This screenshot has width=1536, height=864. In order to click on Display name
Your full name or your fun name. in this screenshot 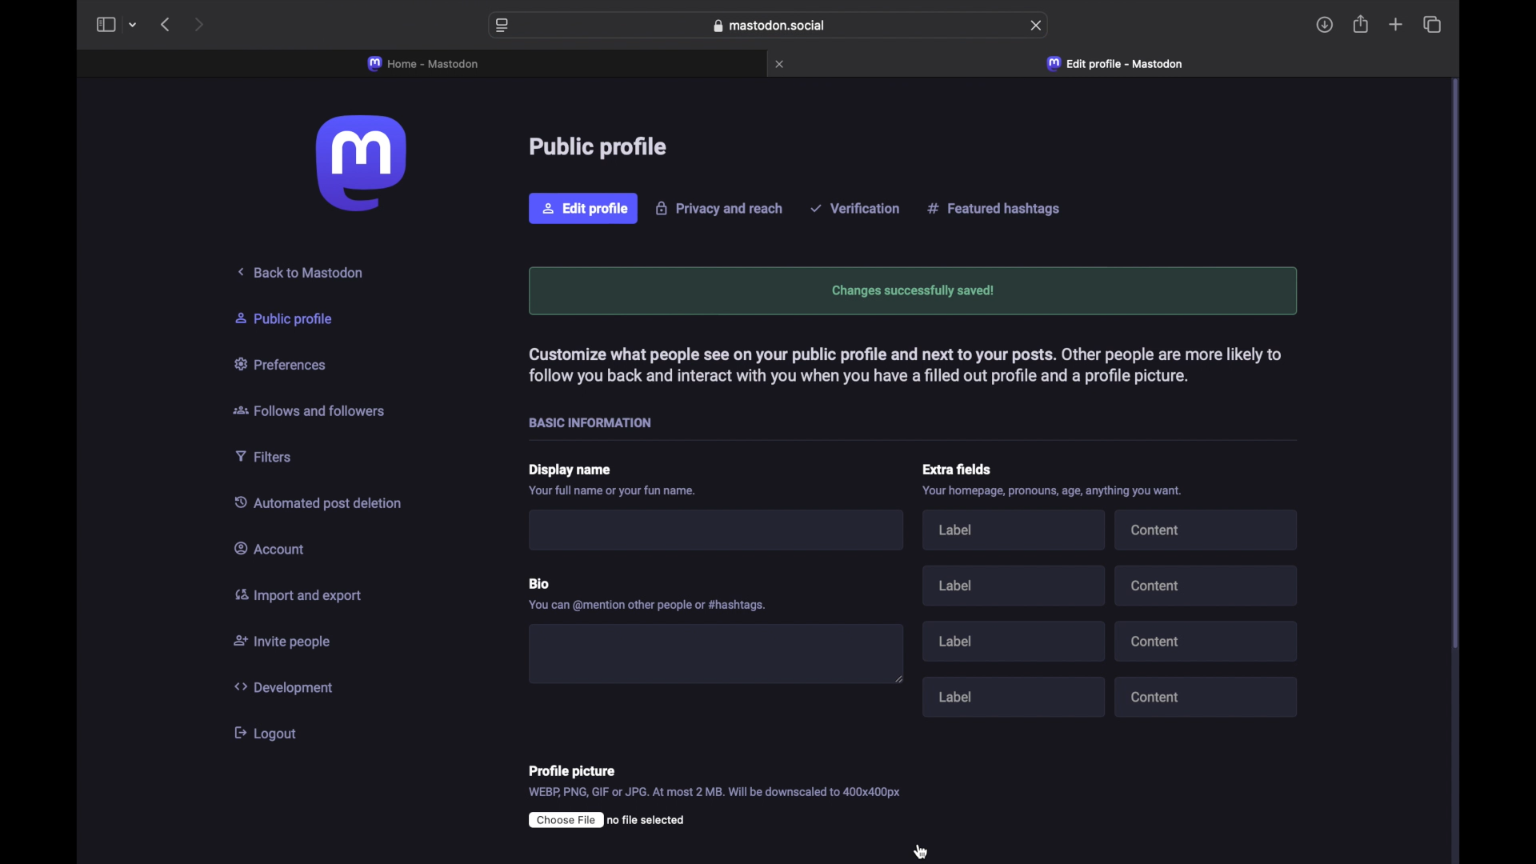, I will do `click(631, 480)`.